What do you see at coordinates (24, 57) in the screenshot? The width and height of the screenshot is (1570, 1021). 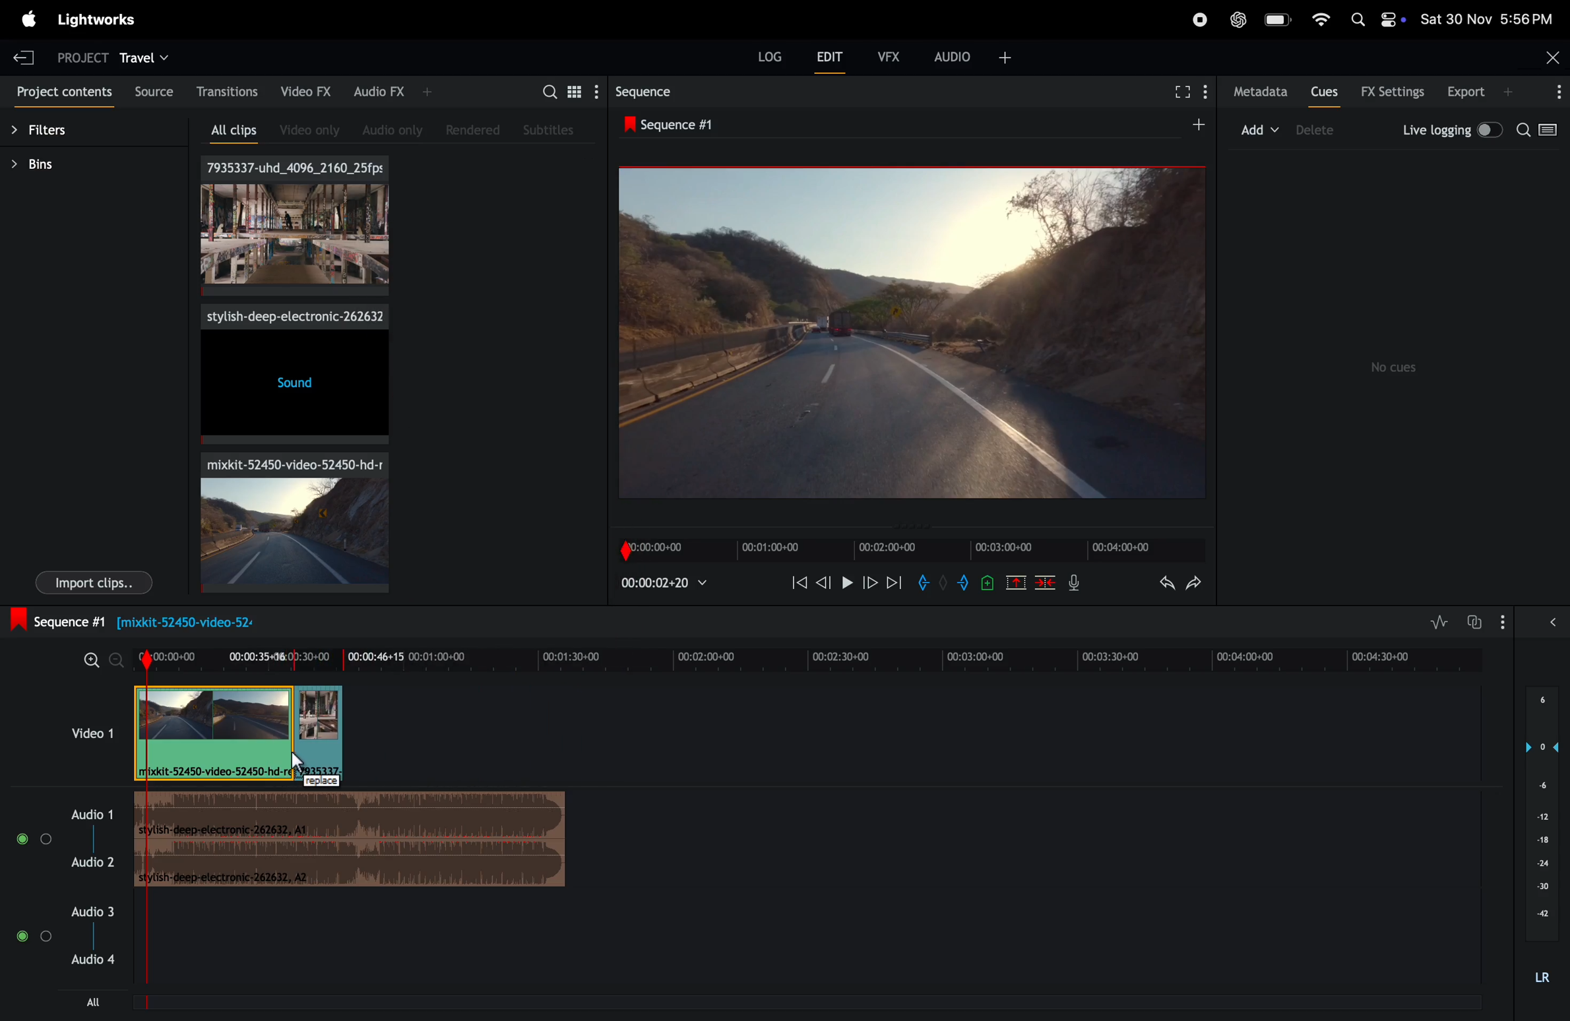 I see `exit` at bounding box center [24, 57].